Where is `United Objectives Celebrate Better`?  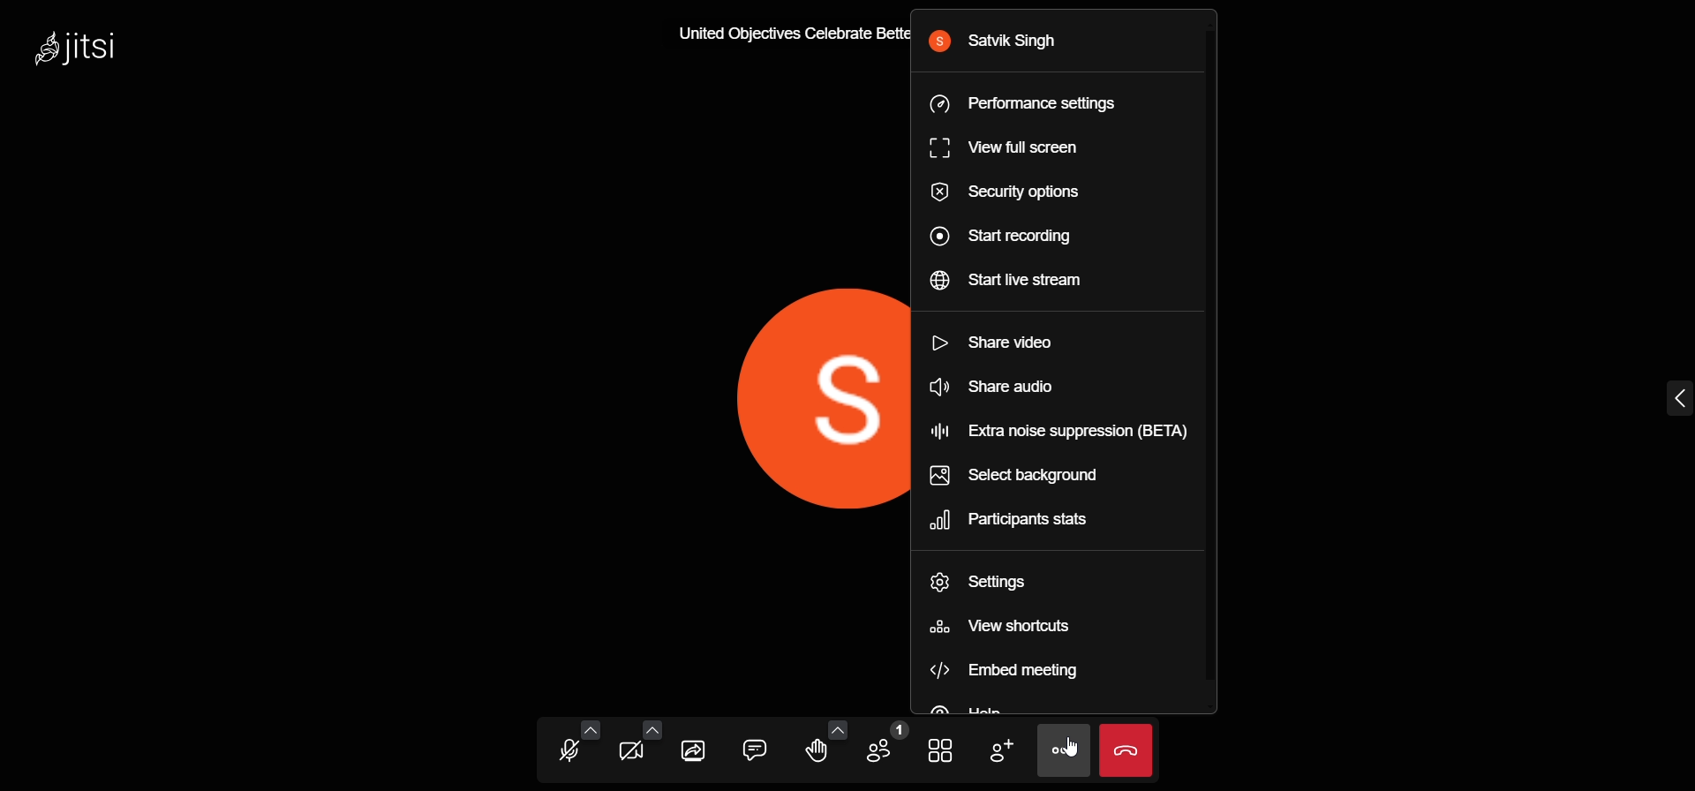
United Objectives Celebrate Better is located at coordinates (789, 37).